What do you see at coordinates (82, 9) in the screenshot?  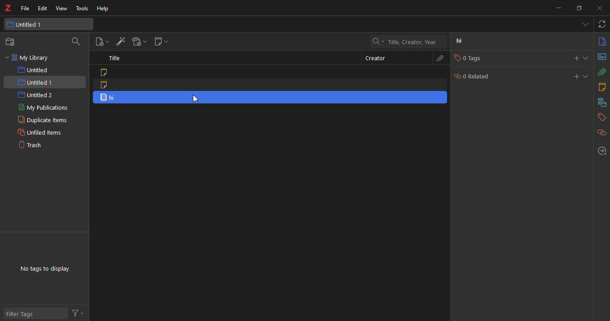 I see `tools` at bounding box center [82, 9].